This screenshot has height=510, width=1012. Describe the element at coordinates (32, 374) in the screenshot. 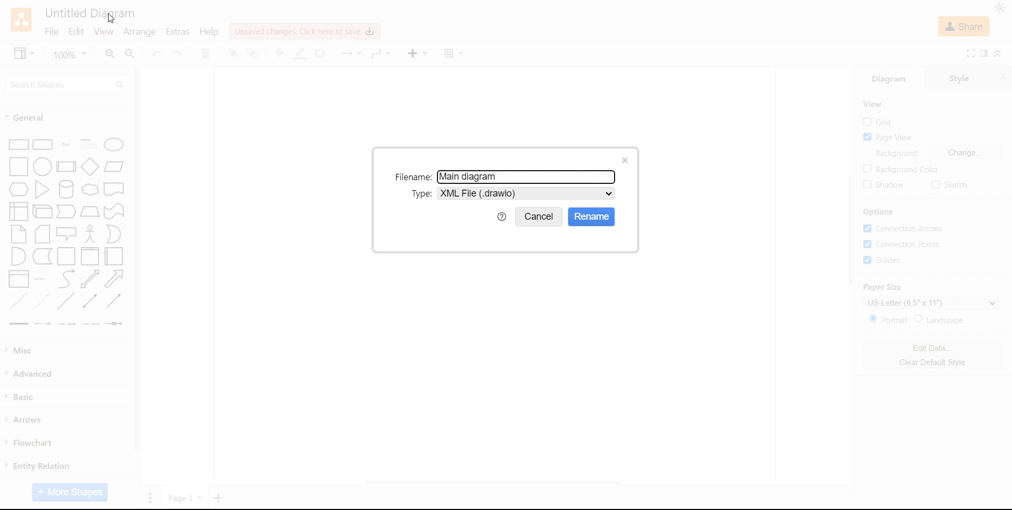

I see `Advanced ` at that location.